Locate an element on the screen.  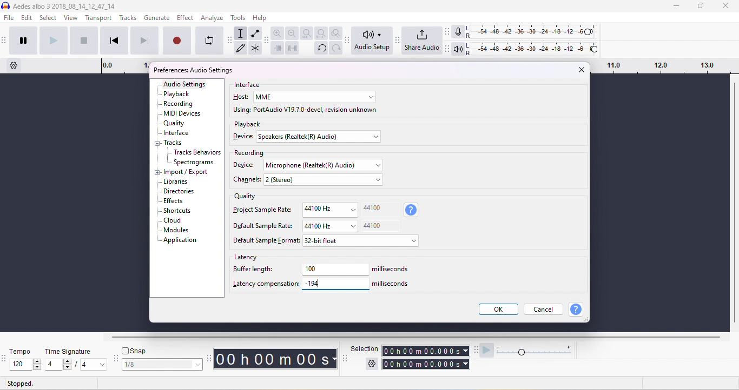
44100 is located at coordinates (373, 207).